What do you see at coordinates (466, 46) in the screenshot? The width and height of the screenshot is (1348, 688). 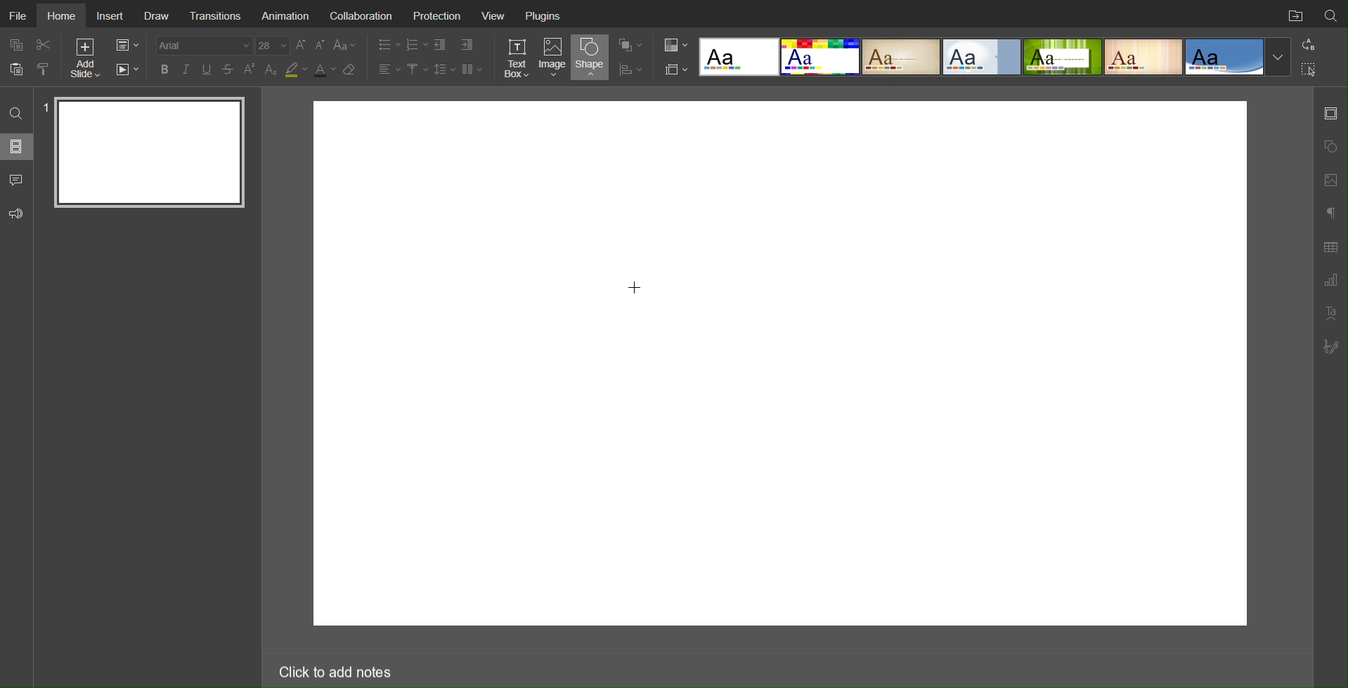 I see `Increase Indent` at bounding box center [466, 46].